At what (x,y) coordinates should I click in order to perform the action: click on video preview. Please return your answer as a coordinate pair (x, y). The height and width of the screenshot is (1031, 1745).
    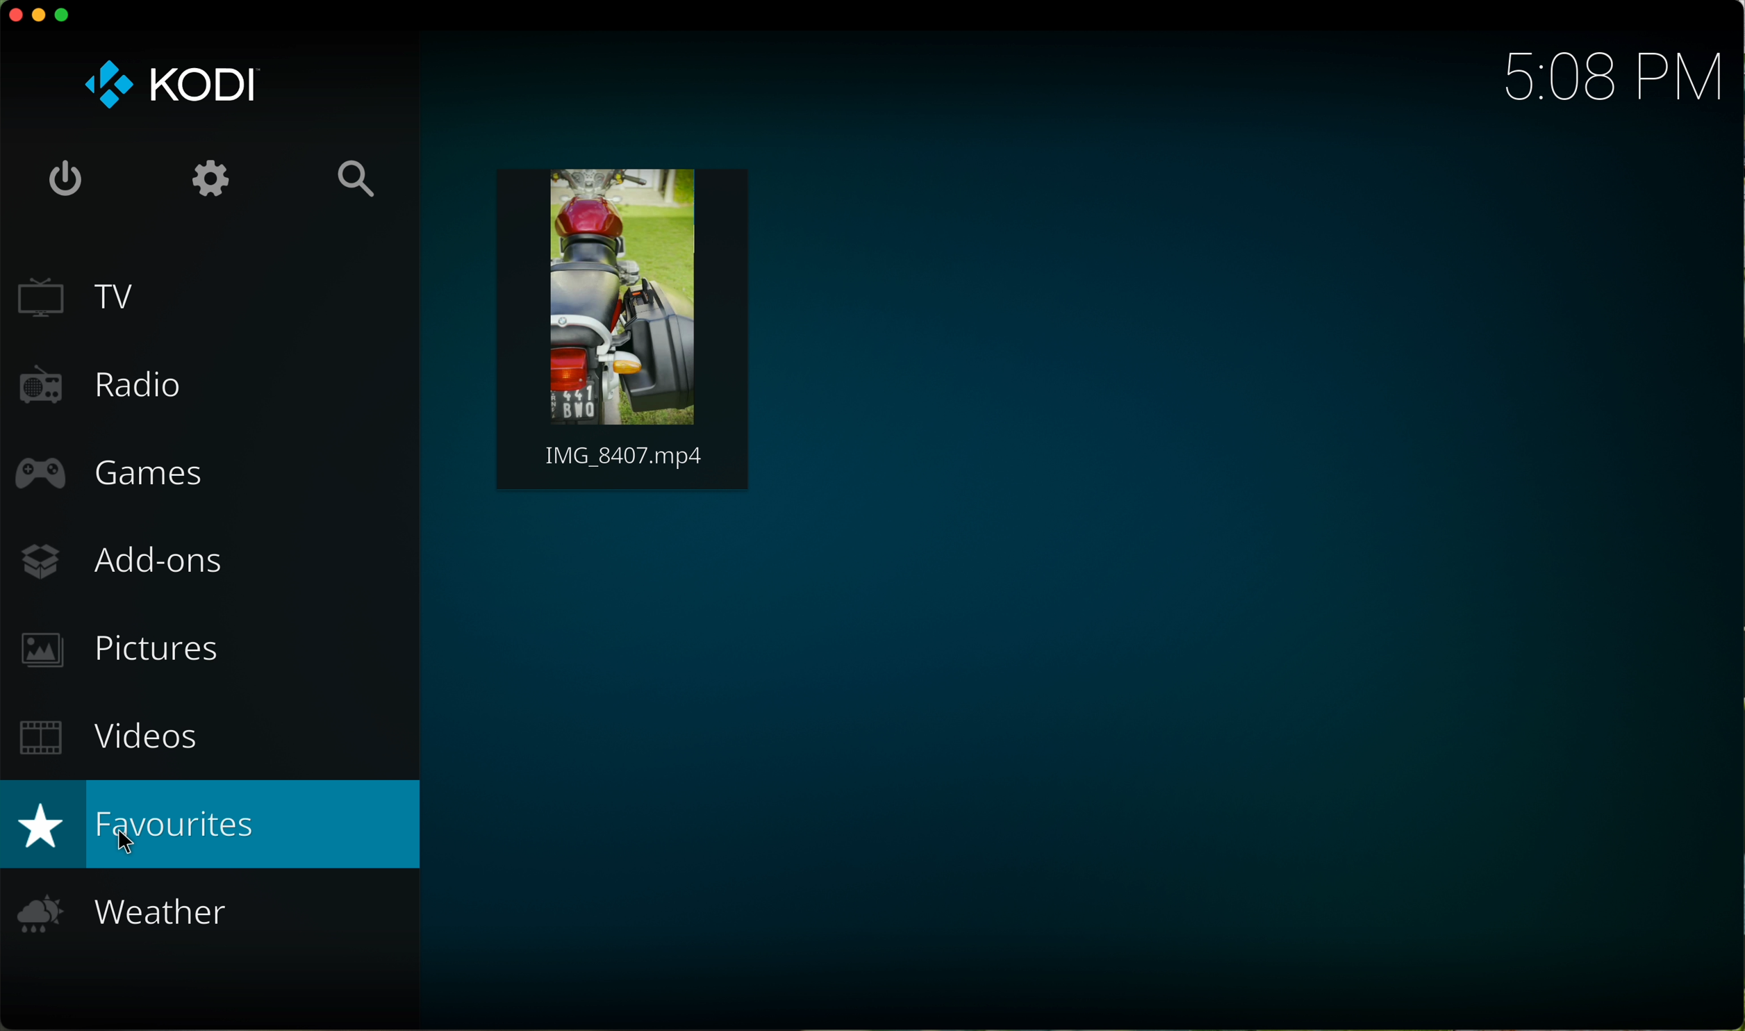
    Looking at the image, I should click on (622, 327).